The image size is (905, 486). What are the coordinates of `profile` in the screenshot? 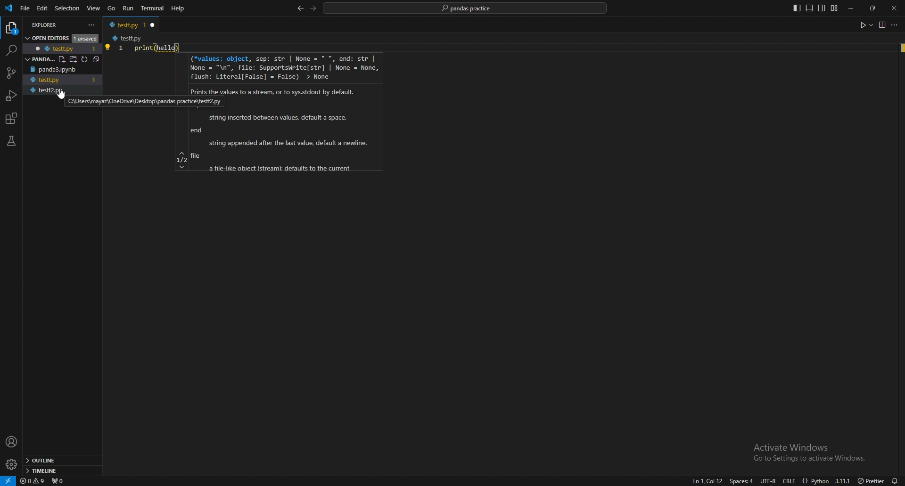 It's located at (12, 442).